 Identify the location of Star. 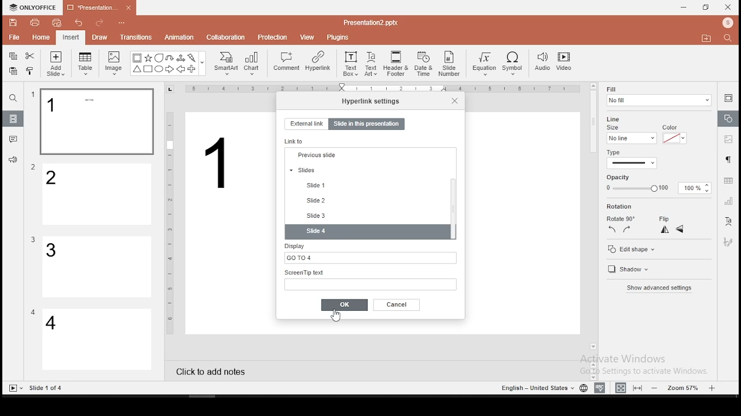
(148, 58).